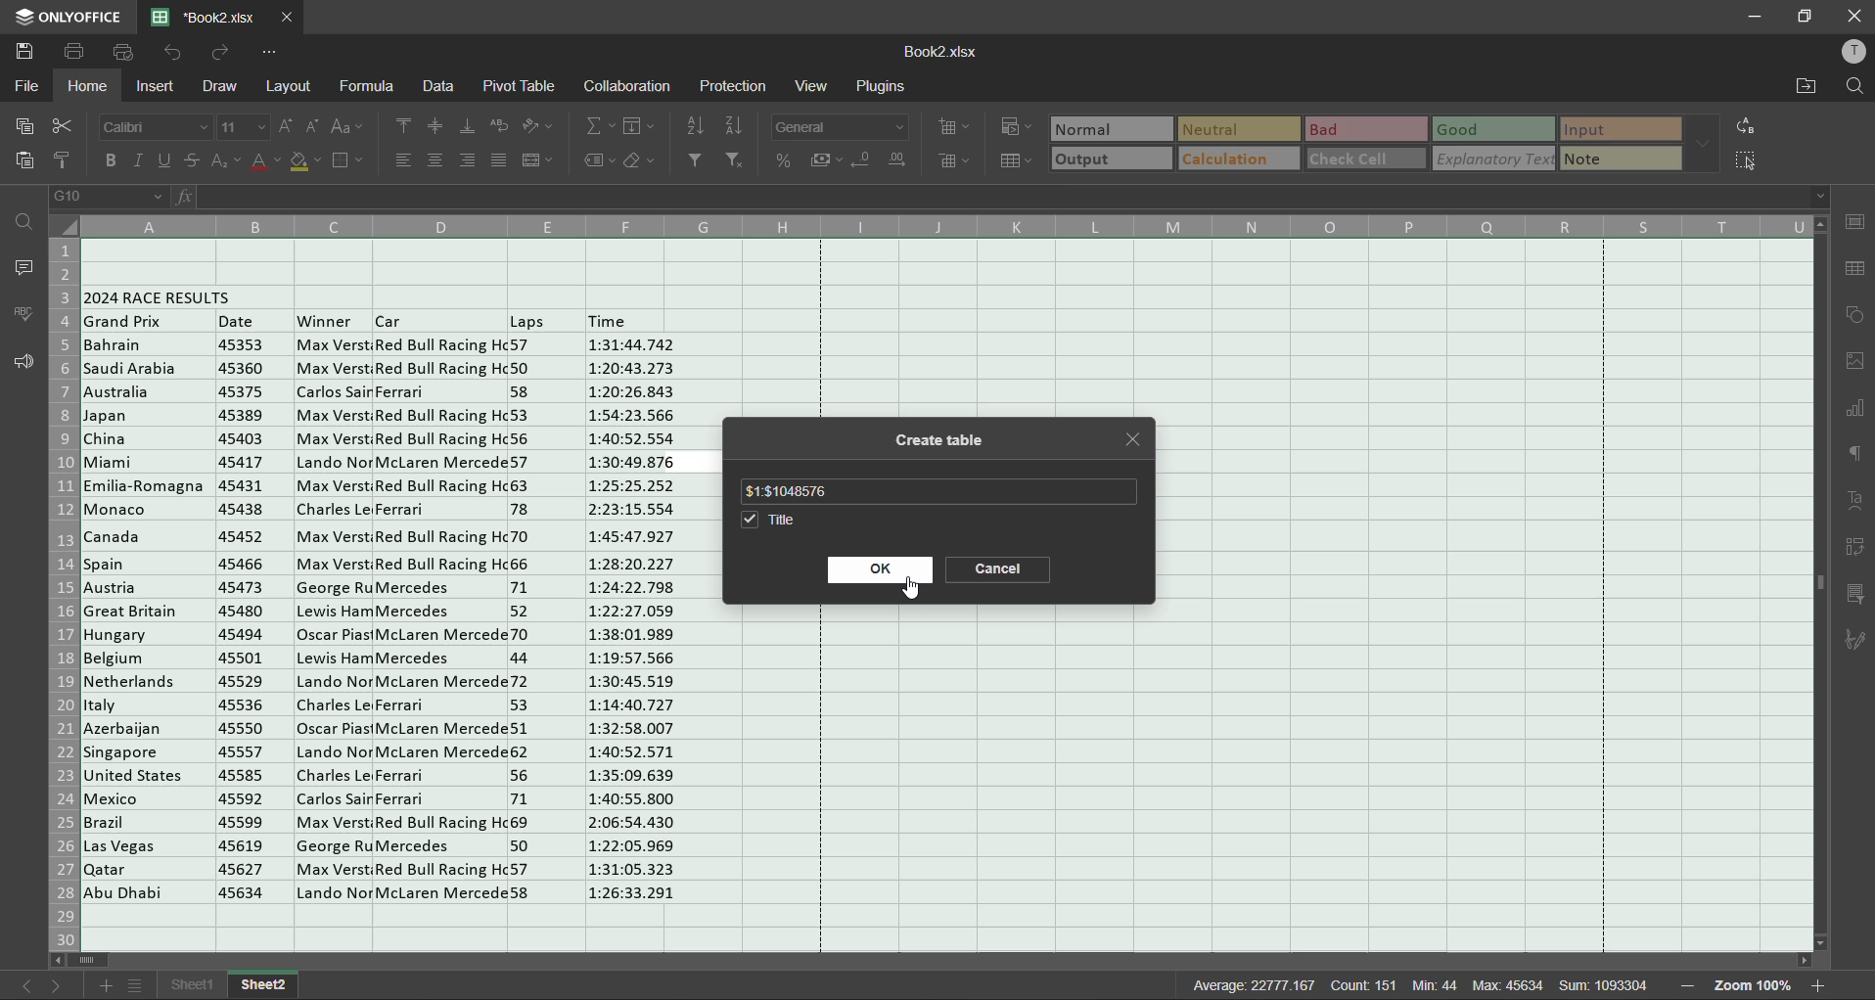  I want to click on align left, so click(404, 159).